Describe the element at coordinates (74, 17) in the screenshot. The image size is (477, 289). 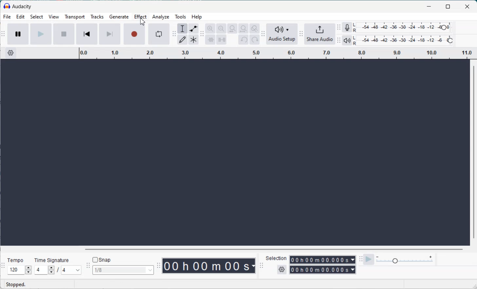
I see `Transport` at that location.